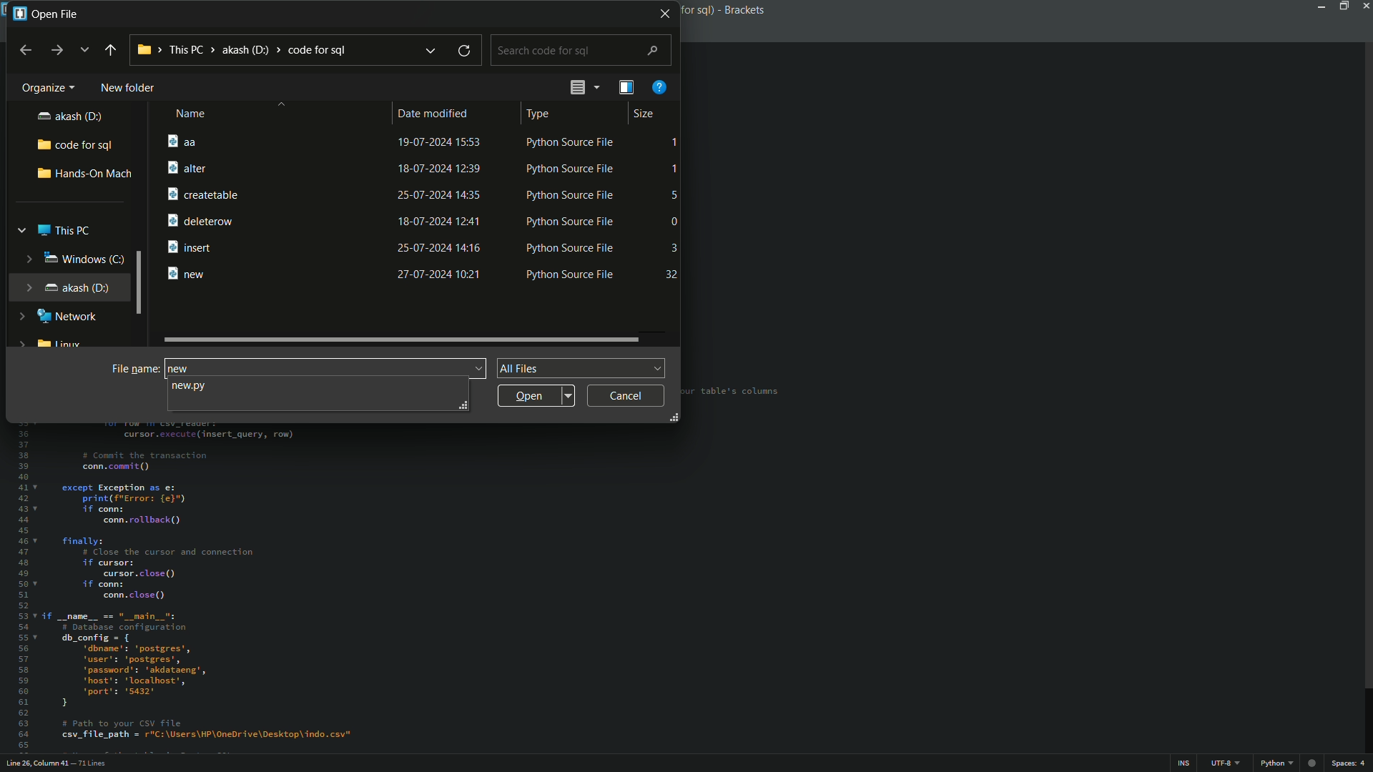 Image resolution: width=1373 pixels, height=772 pixels. Describe the element at coordinates (143, 282) in the screenshot. I see `scroll bar` at that location.